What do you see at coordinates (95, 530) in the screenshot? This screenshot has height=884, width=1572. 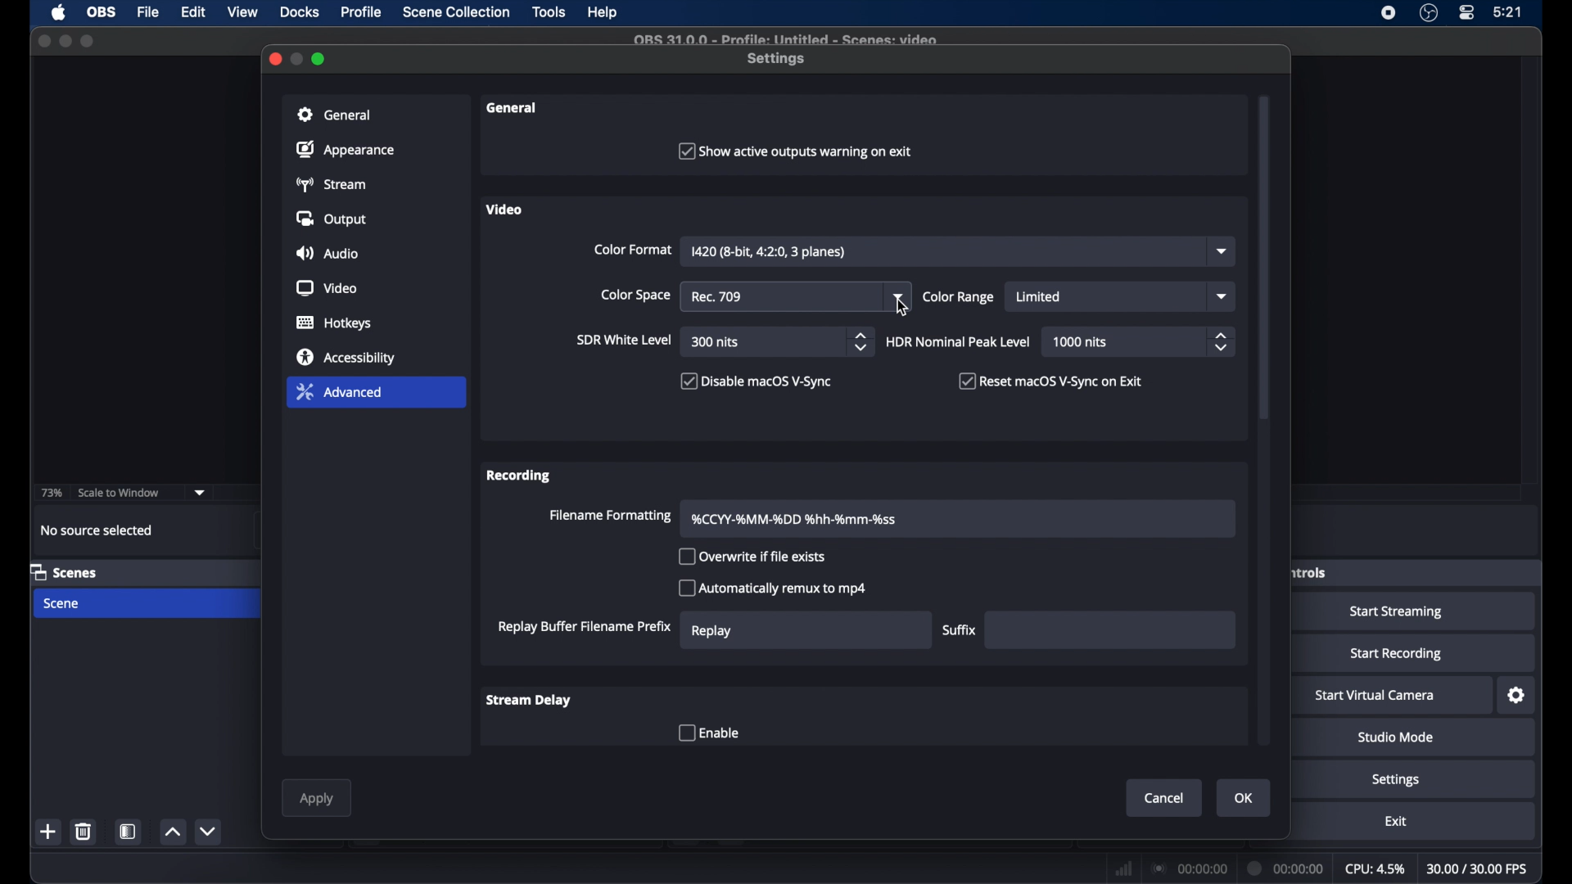 I see `no source selected` at bounding box center [95, 530].